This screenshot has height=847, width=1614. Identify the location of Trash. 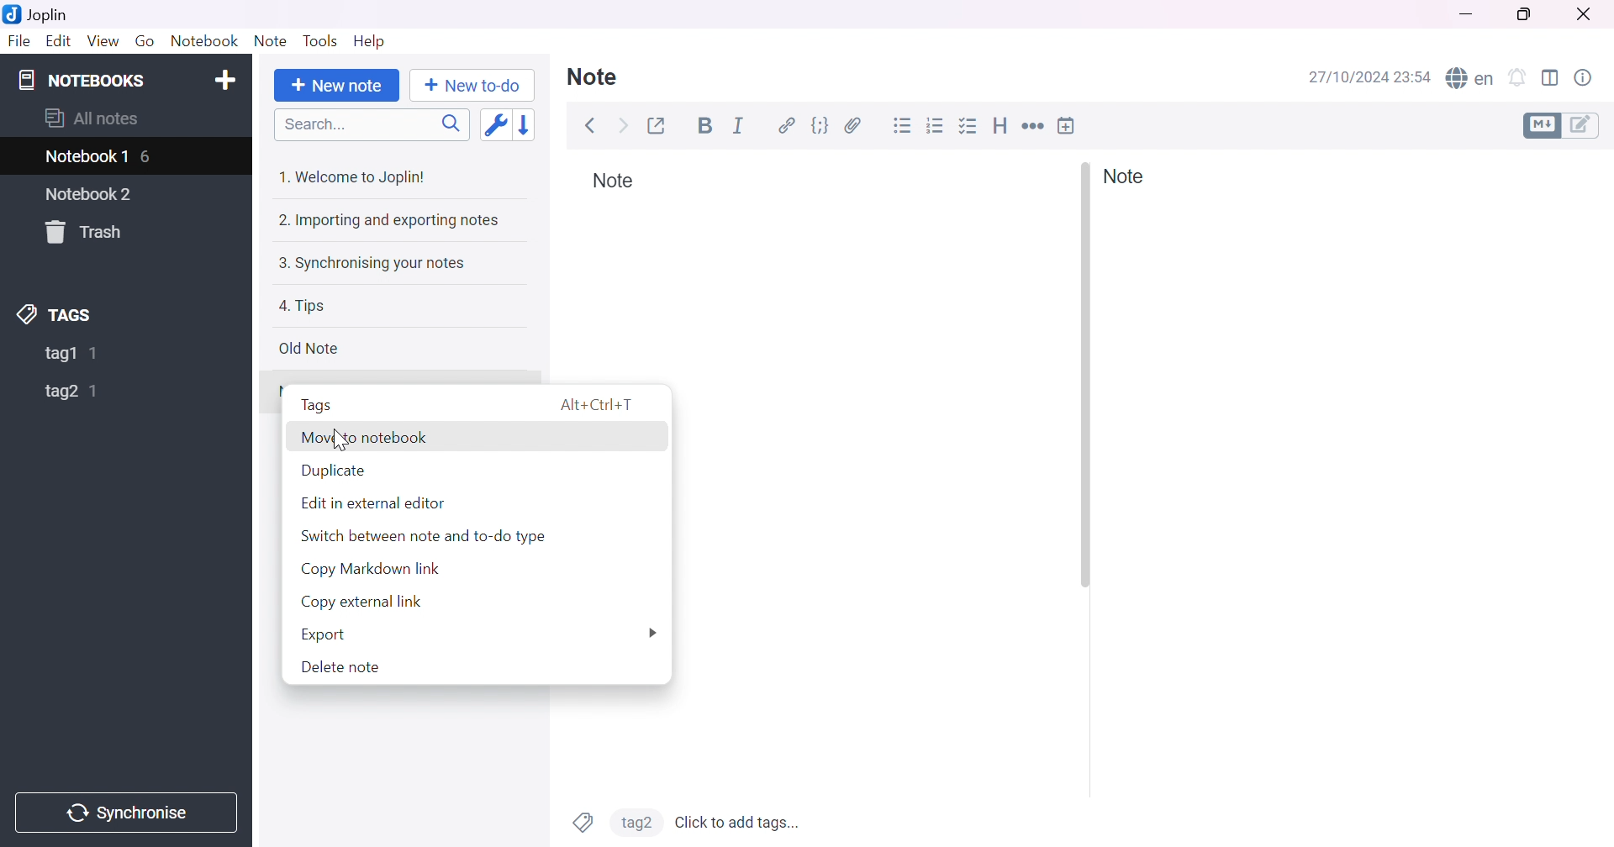
(88, 232).